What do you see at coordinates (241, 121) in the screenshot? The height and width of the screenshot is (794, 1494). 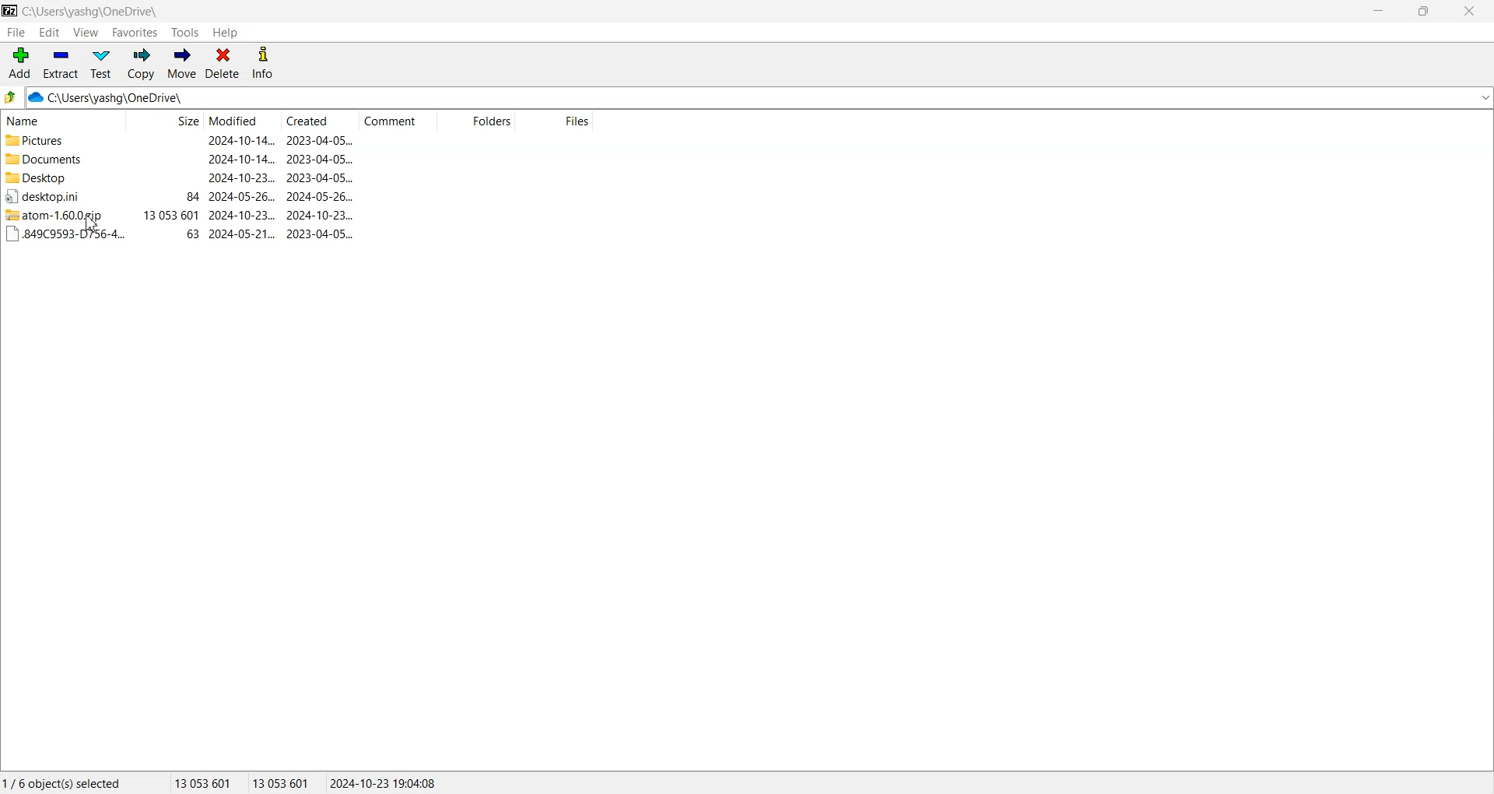 I see `Modified date` at bounding box center [241, 121].